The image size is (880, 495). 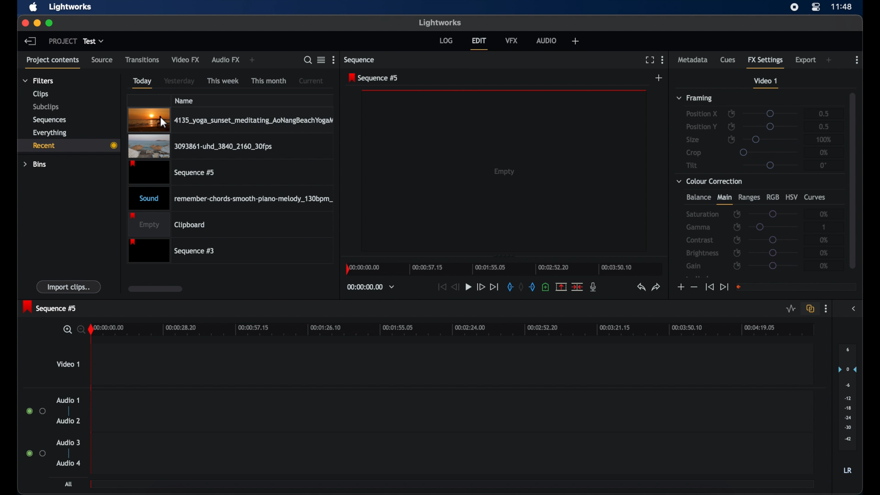 What do you see at coordinates (68, 462) in the screenshot?
I see `audio 4` at bounding box center [68, 462].